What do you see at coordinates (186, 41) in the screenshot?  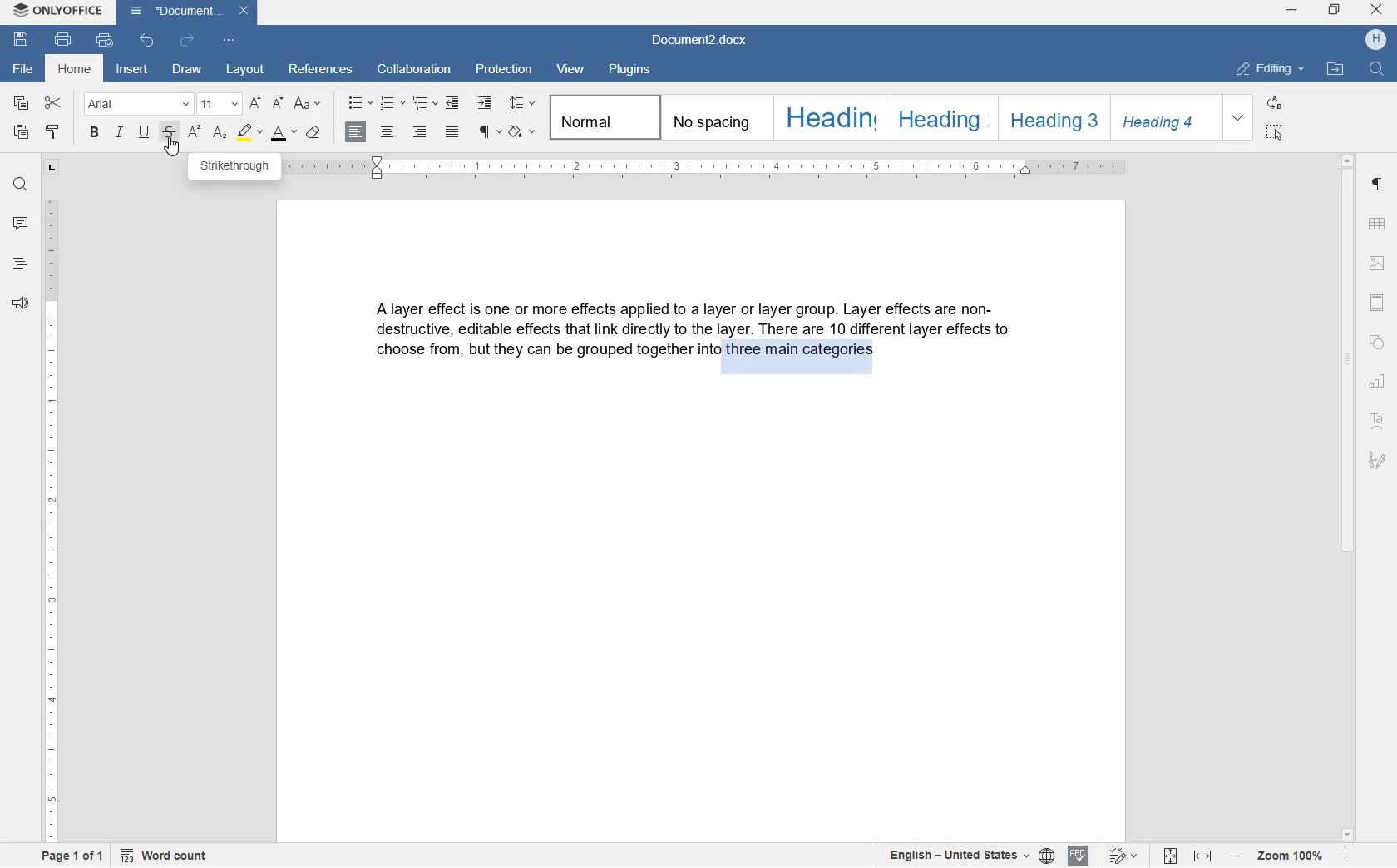 I see `redo` at bounding box center [186, 41].